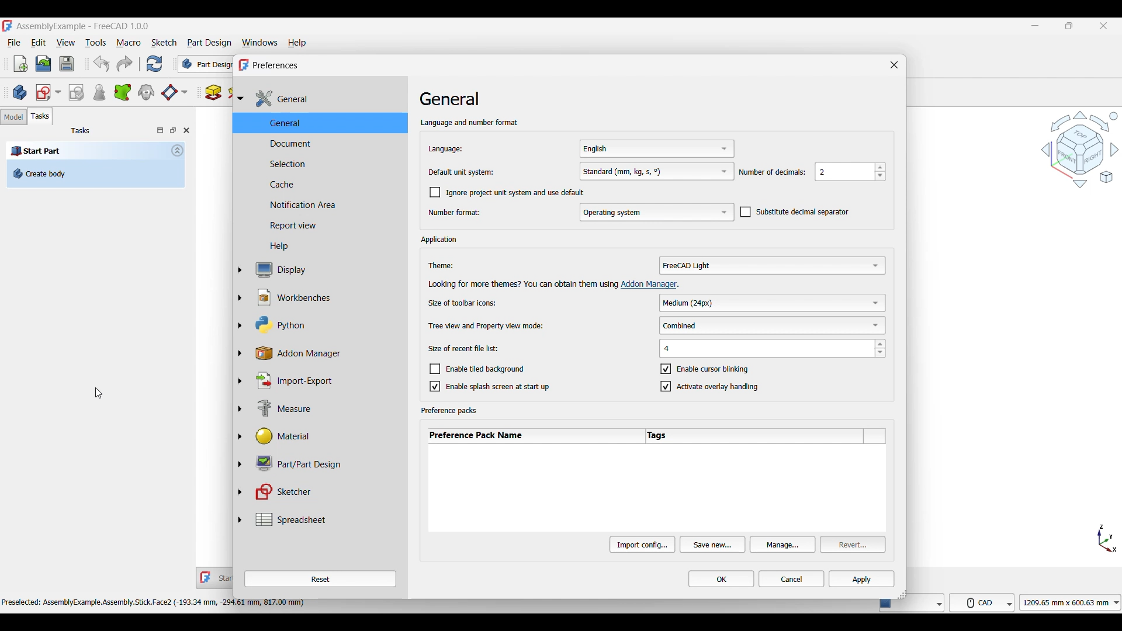 The width and height of the screenshot is (1122, 631). Describe the element at coordinates (772, 172) in the screenshot. I see `Number of decimals` at that location.